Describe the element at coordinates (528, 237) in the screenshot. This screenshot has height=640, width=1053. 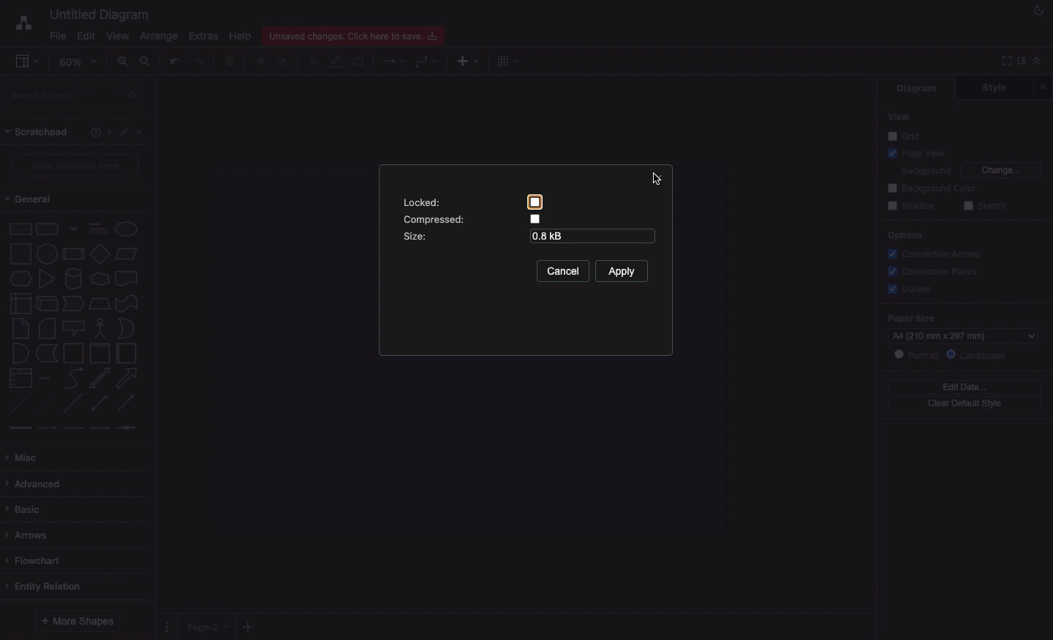
I see `Size 0.8kb` at that location.